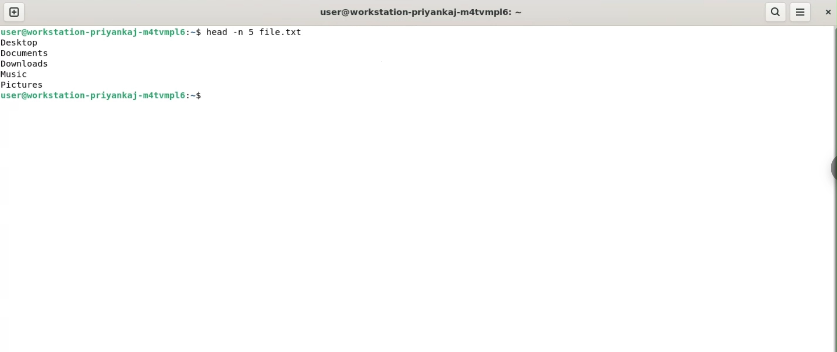  Describe the element at coordinates (27, 63) in the screenshot. I see `Desktop Documents Downloads Music Pictures` at that location.